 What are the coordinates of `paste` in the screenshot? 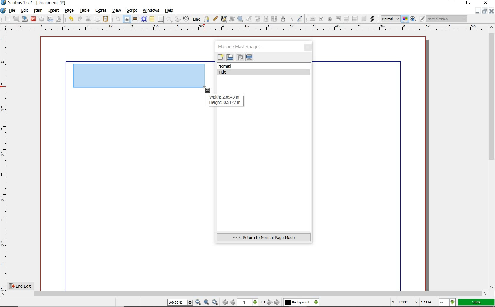 It's located at (106, 19).